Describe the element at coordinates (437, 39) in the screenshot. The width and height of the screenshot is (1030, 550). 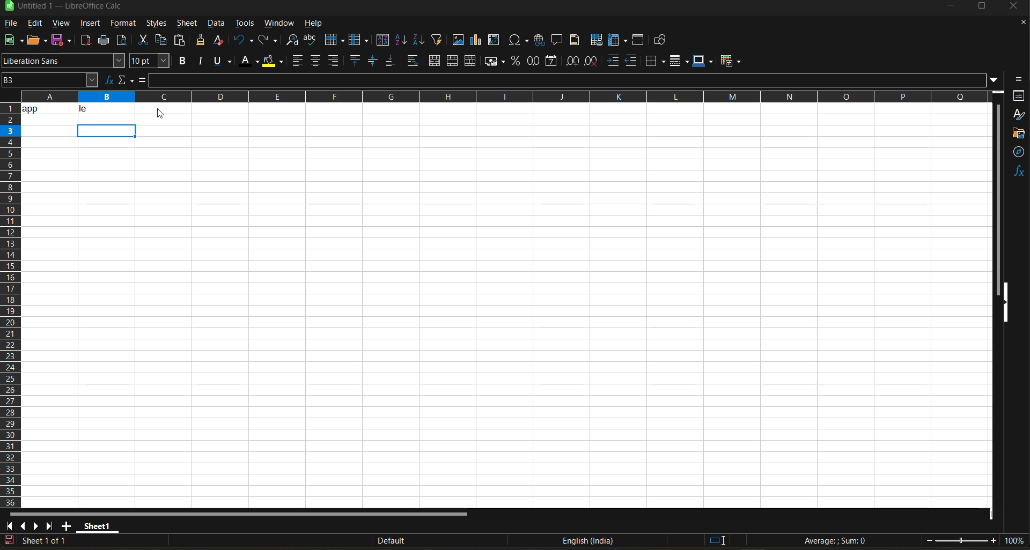
I see `autofilter` at that location.